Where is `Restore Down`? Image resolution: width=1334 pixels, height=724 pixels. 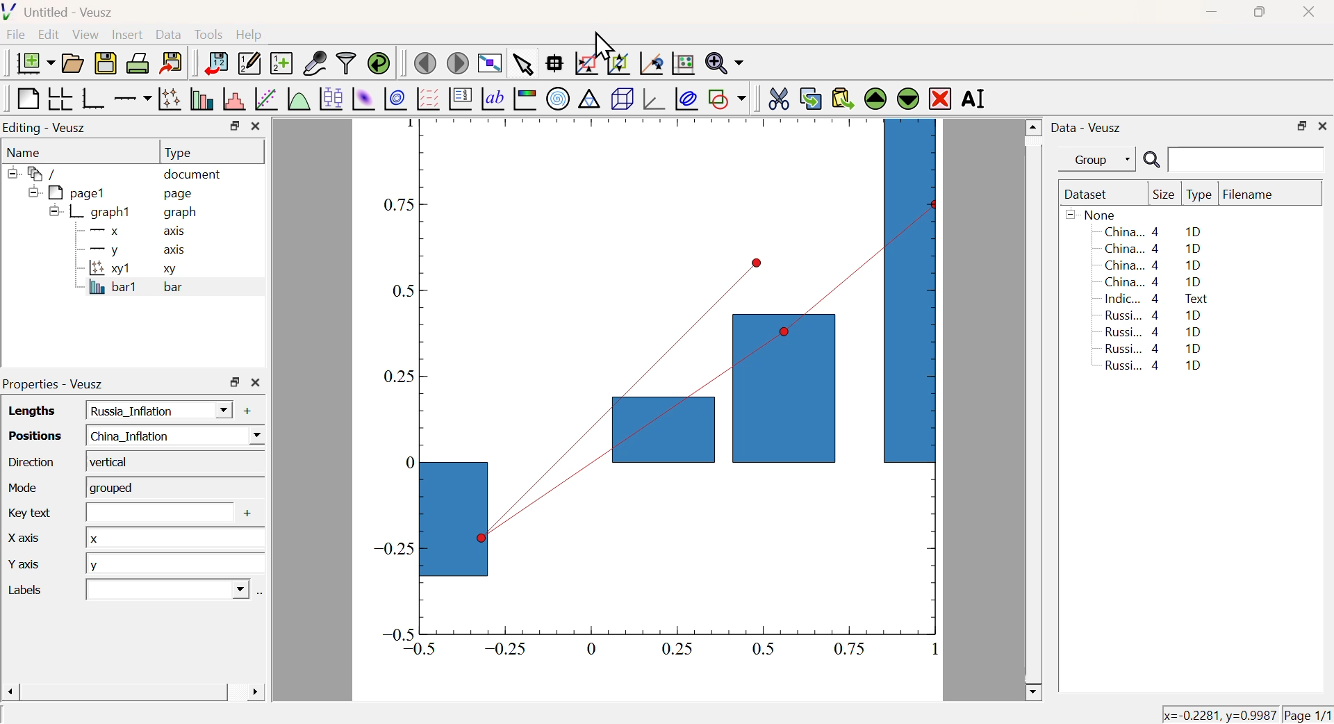
Restore Down is located at coordinates (1301, 126).